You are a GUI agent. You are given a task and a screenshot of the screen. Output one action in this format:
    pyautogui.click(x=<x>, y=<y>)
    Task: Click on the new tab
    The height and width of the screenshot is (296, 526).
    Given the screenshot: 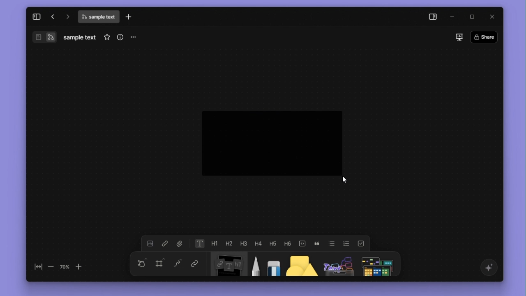 What is the action you would take?
    pyautogui.click(x=130, y=17)
    